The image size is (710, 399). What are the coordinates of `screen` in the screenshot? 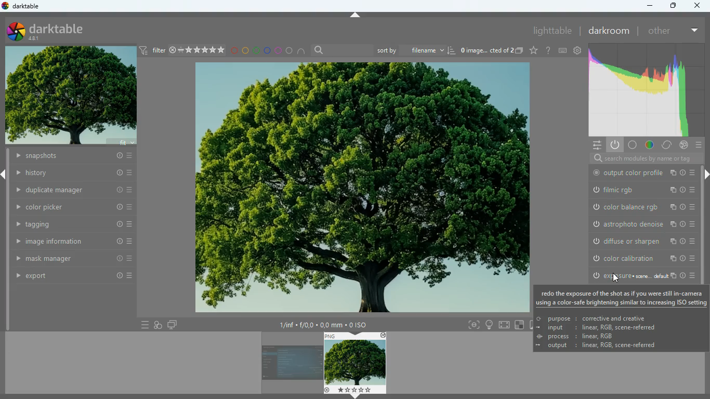 It's located at (505, 325).